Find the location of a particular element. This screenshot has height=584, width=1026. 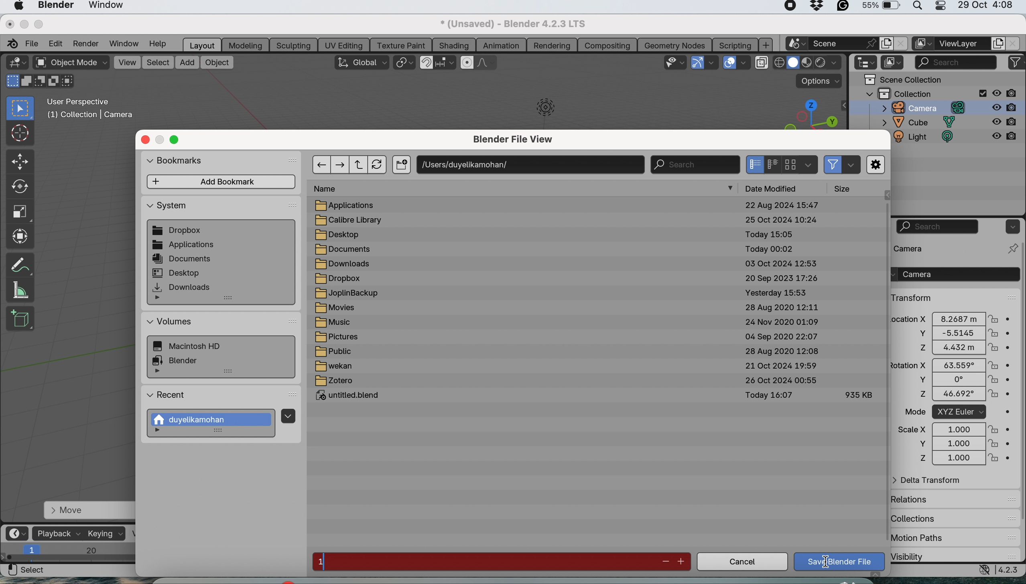

close is located at coordinates (145, 140).